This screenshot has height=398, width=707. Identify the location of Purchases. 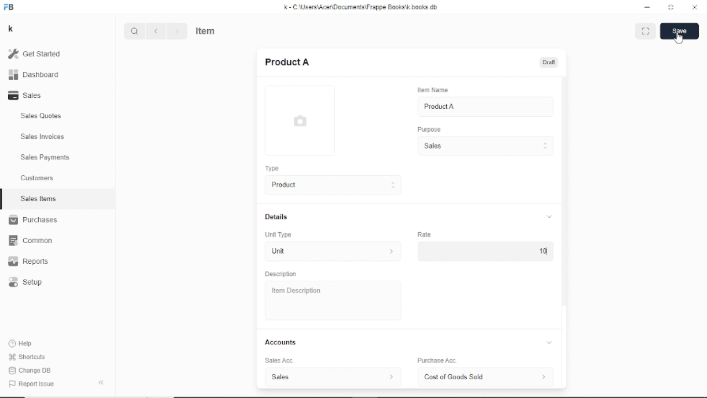
(33, 219).